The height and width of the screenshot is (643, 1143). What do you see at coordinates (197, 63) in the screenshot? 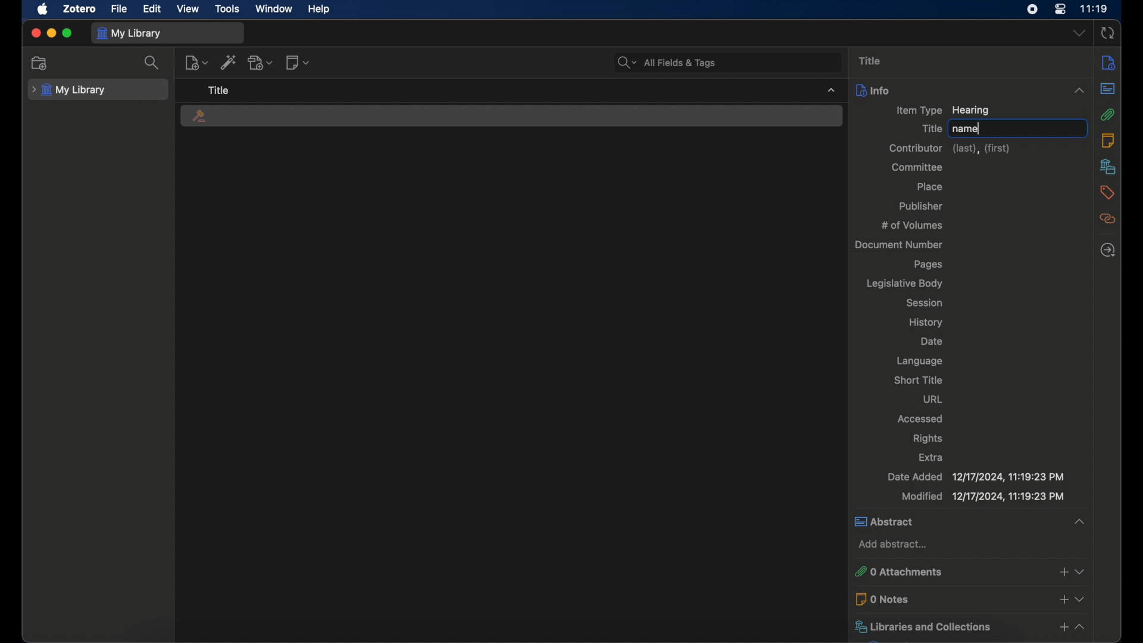
I see `new item` at bounding box center [197, 63].